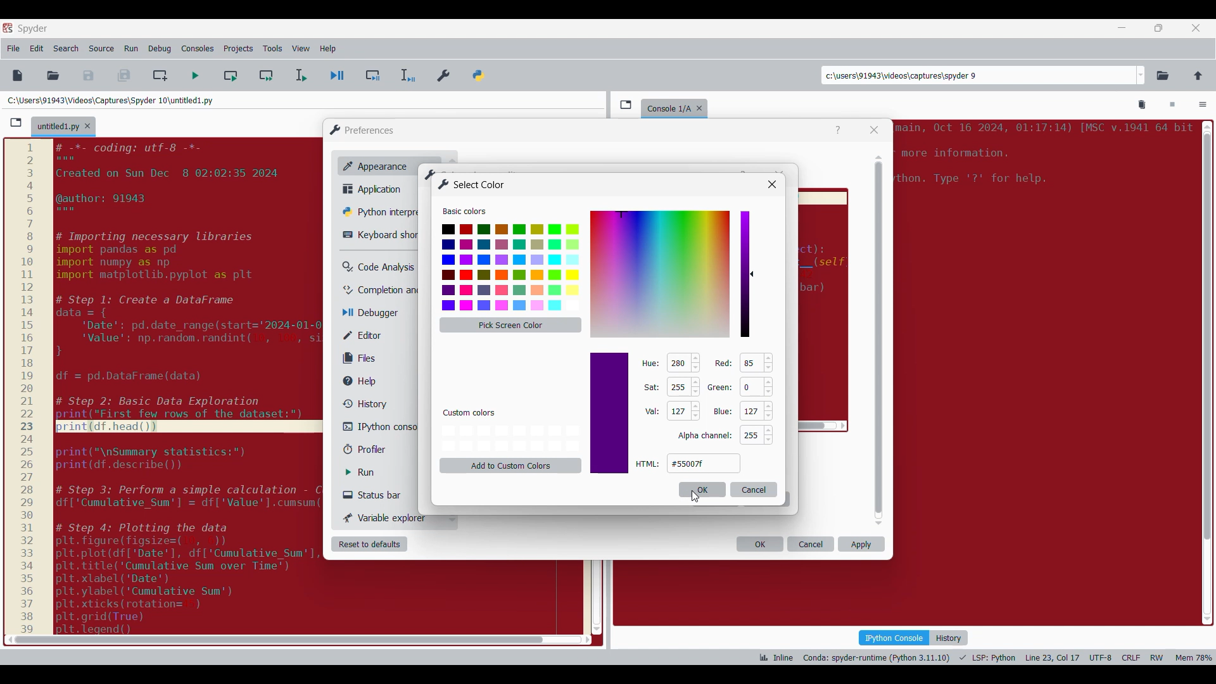  What do you see at coordinates (365, 381) in the screenshot?
I see `Help` at bounding box center [365, 381].